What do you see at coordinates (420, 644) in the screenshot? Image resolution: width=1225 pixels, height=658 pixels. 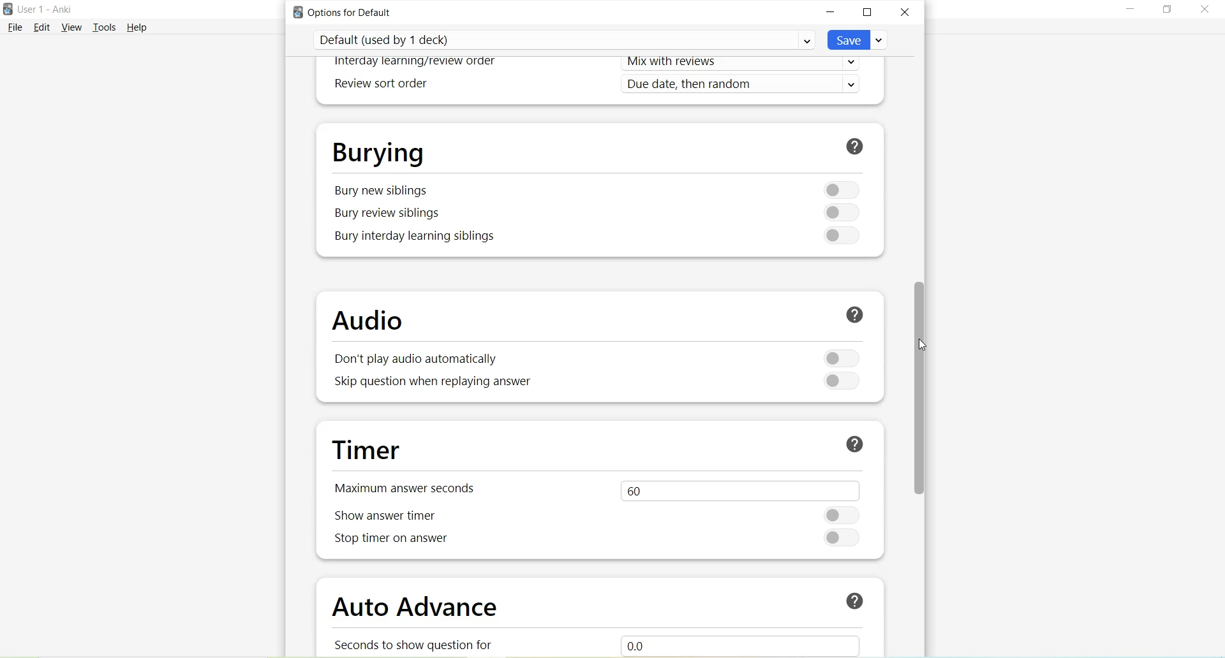 I see `Seconds to show question for` at bounding box center [420, 644].